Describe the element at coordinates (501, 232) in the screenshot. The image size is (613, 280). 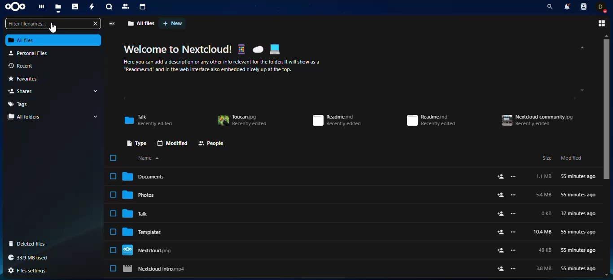
I see `add` at that location.